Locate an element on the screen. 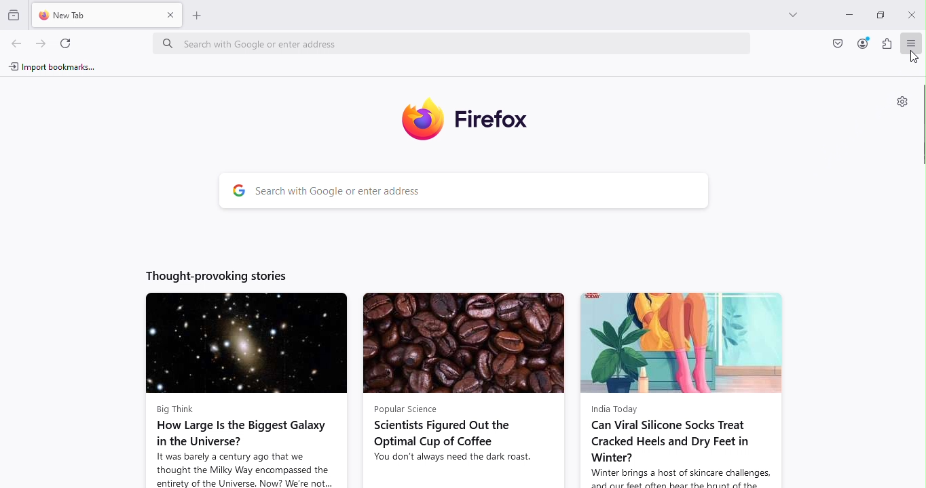 The image size is (926, 488). List all tabs is located at coordinates (789, 14).